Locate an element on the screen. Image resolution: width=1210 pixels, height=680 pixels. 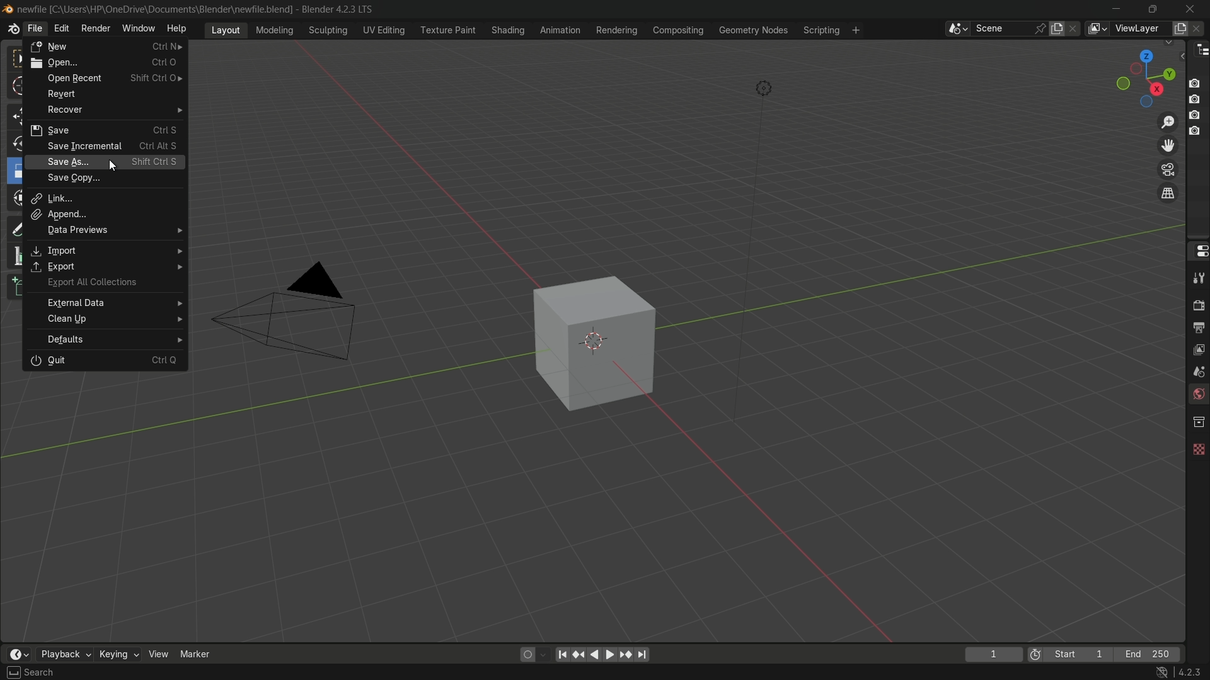
new is located at coordinates (105, 45).